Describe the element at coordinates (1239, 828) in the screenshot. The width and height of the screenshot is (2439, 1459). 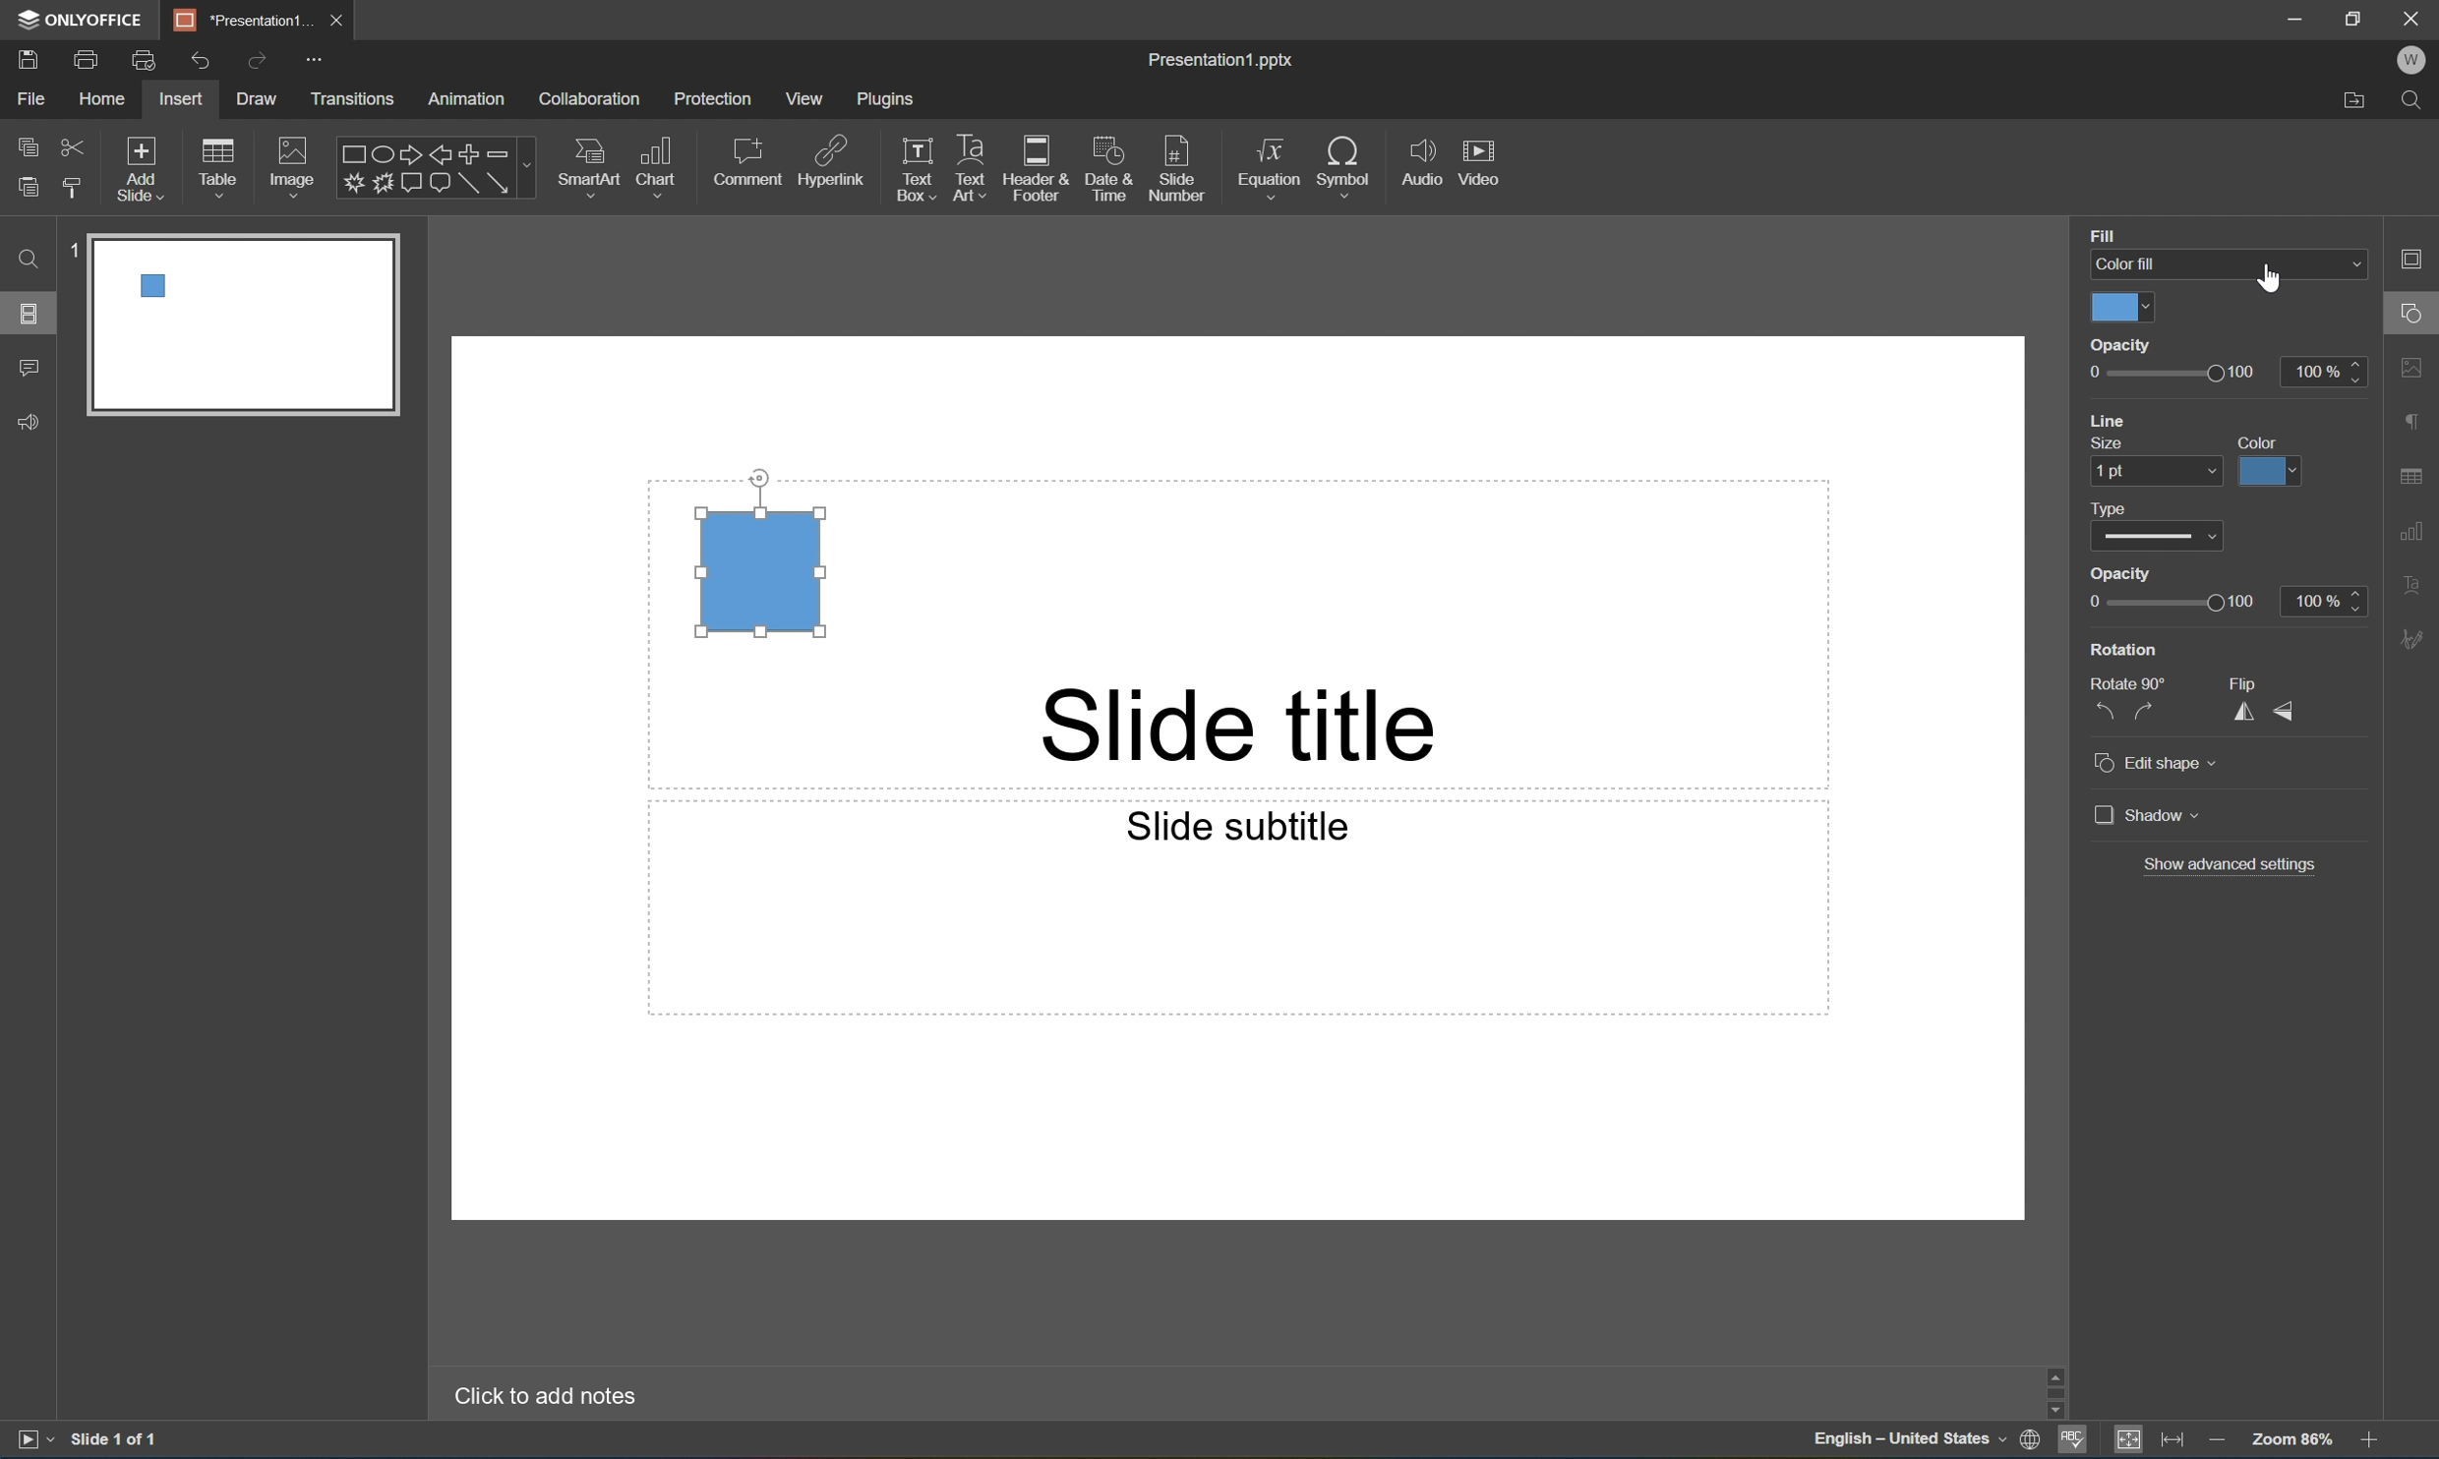
I see `Slide subtitle` at that location.